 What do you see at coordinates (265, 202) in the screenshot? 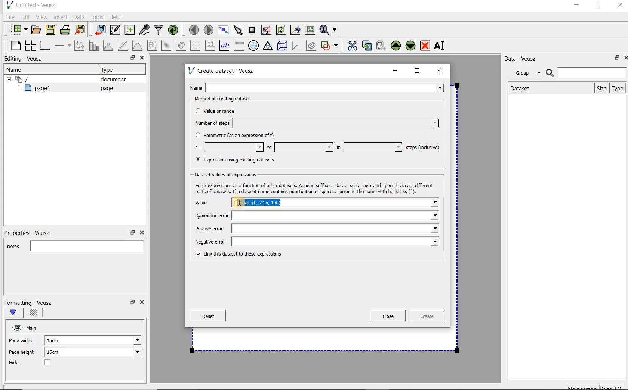
I see `linspace(0, 2*pi, 100)` at bounding box center [265, 202].